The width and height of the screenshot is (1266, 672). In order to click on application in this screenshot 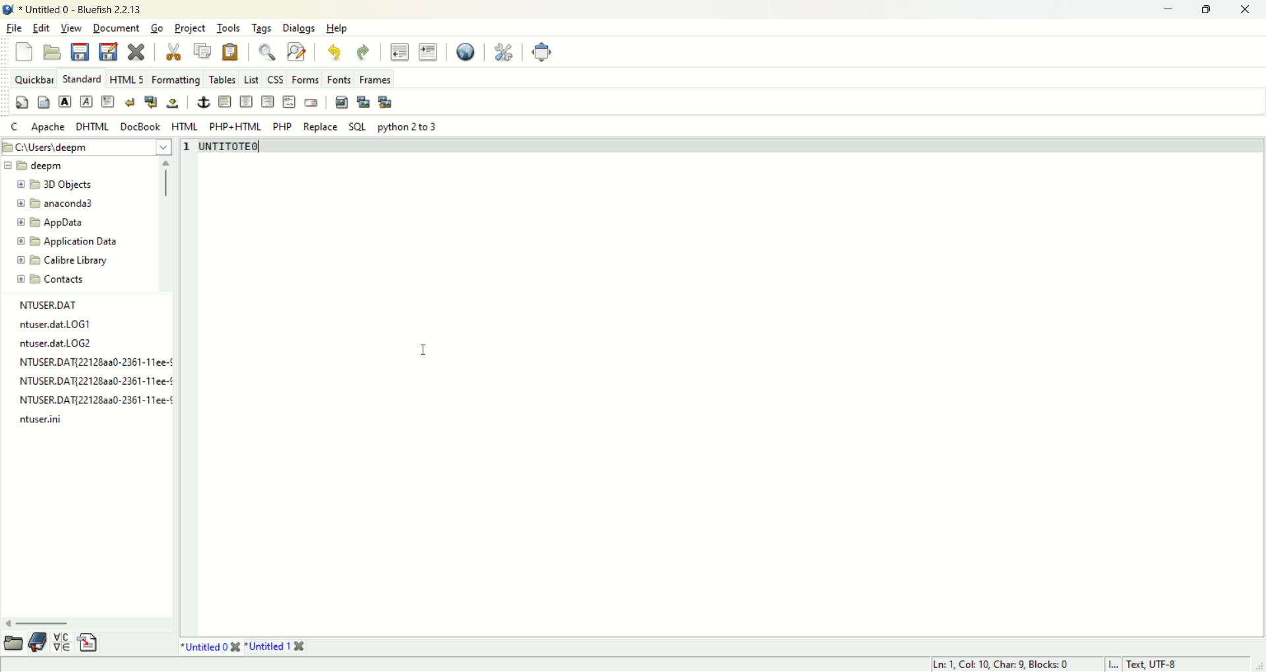, I will do `click(65, 242)`.